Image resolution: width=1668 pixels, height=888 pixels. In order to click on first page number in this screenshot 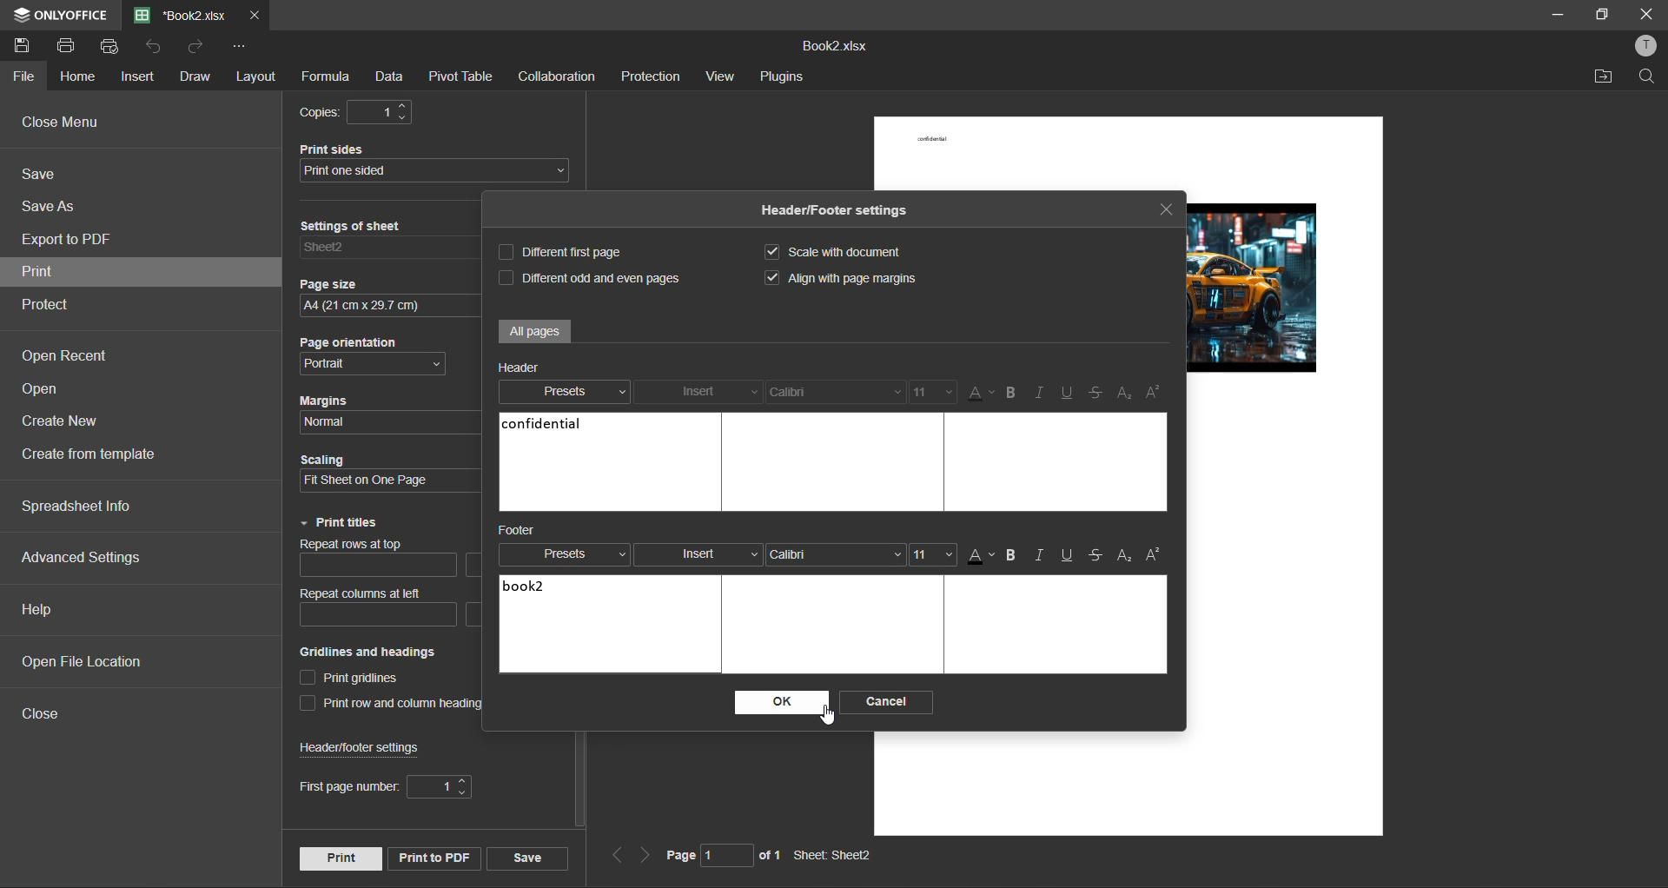, I will do `click(387, 785)`.